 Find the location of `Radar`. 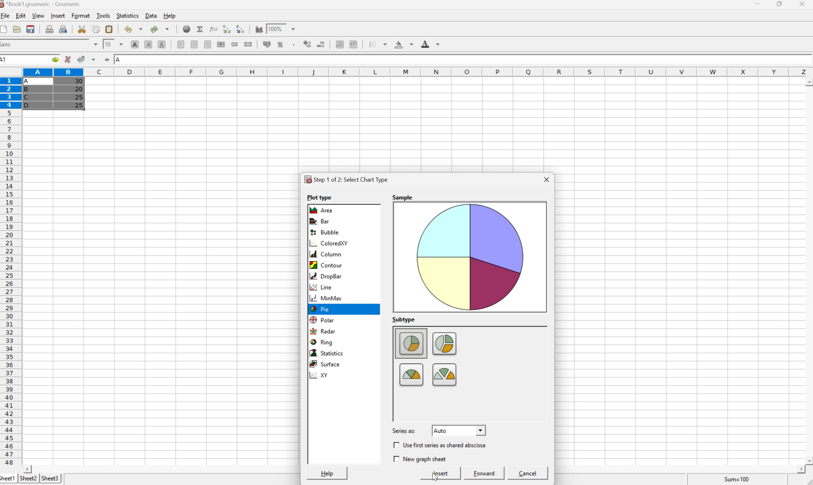

Radar is located at coordinates (323, 331).